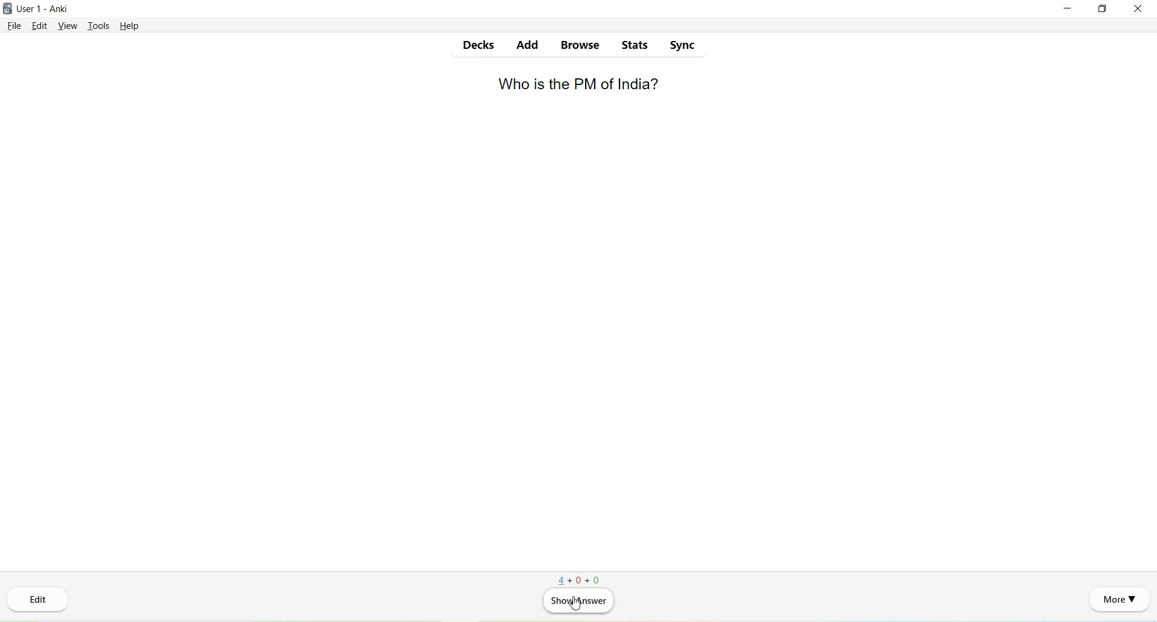 This screenshot has width=1157, height=622. What do you see at coordinates (635, 46) in the screenshot?
I see `Stats` at bounding box center [635, 46].